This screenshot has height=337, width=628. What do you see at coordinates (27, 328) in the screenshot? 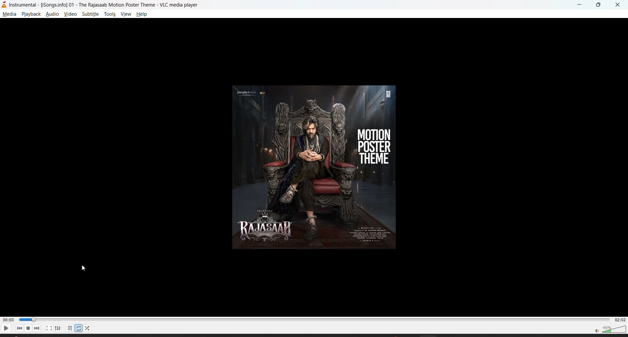
I see `lunch` at bounding box center [27, 328].